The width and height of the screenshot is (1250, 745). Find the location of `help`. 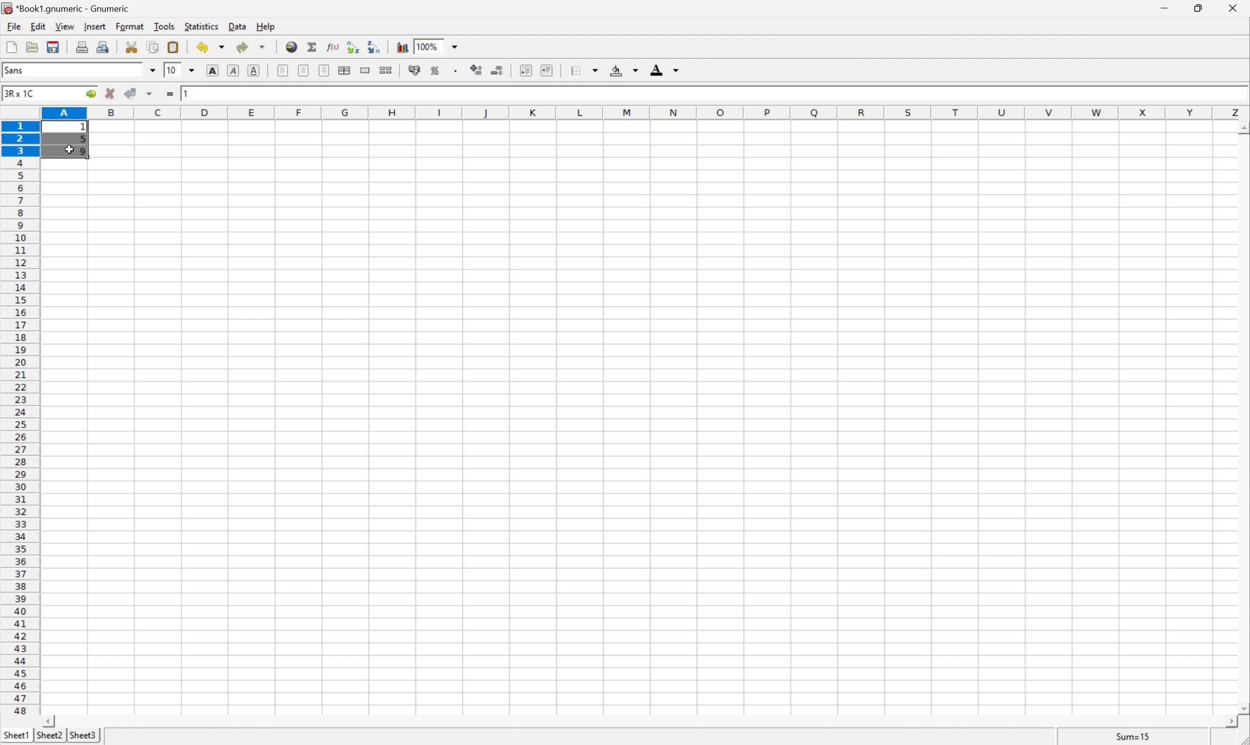

help is located at coordinates (267, 26).